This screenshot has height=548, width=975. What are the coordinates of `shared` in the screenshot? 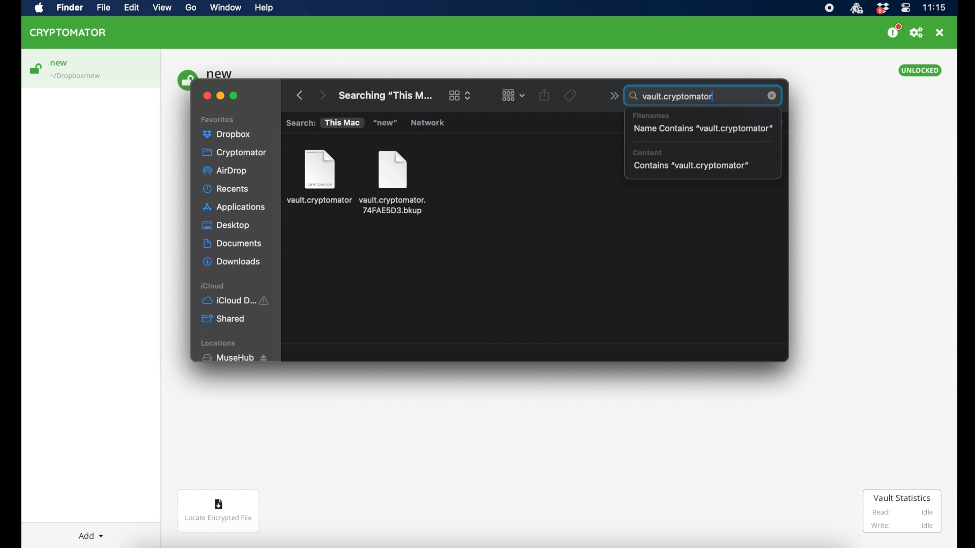 It's located at (223, 319).